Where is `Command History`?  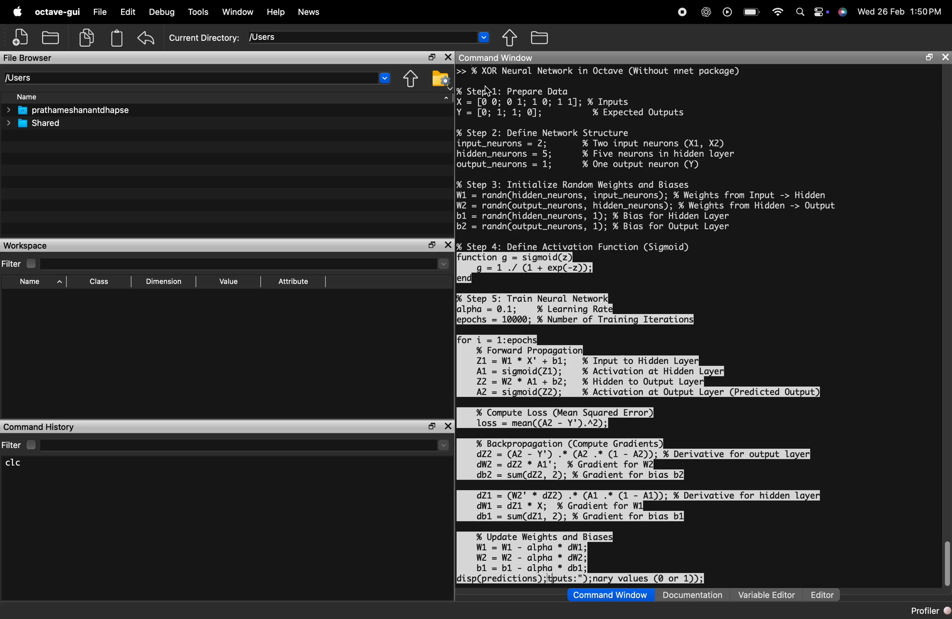
Command History is located at coordinates (40, 426).